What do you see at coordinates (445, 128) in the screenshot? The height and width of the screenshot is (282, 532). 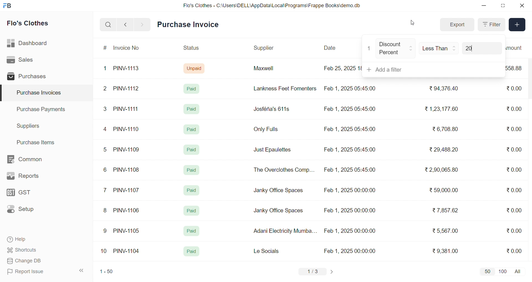 I see `₹6,708.80` at bounding box center [445, 128].